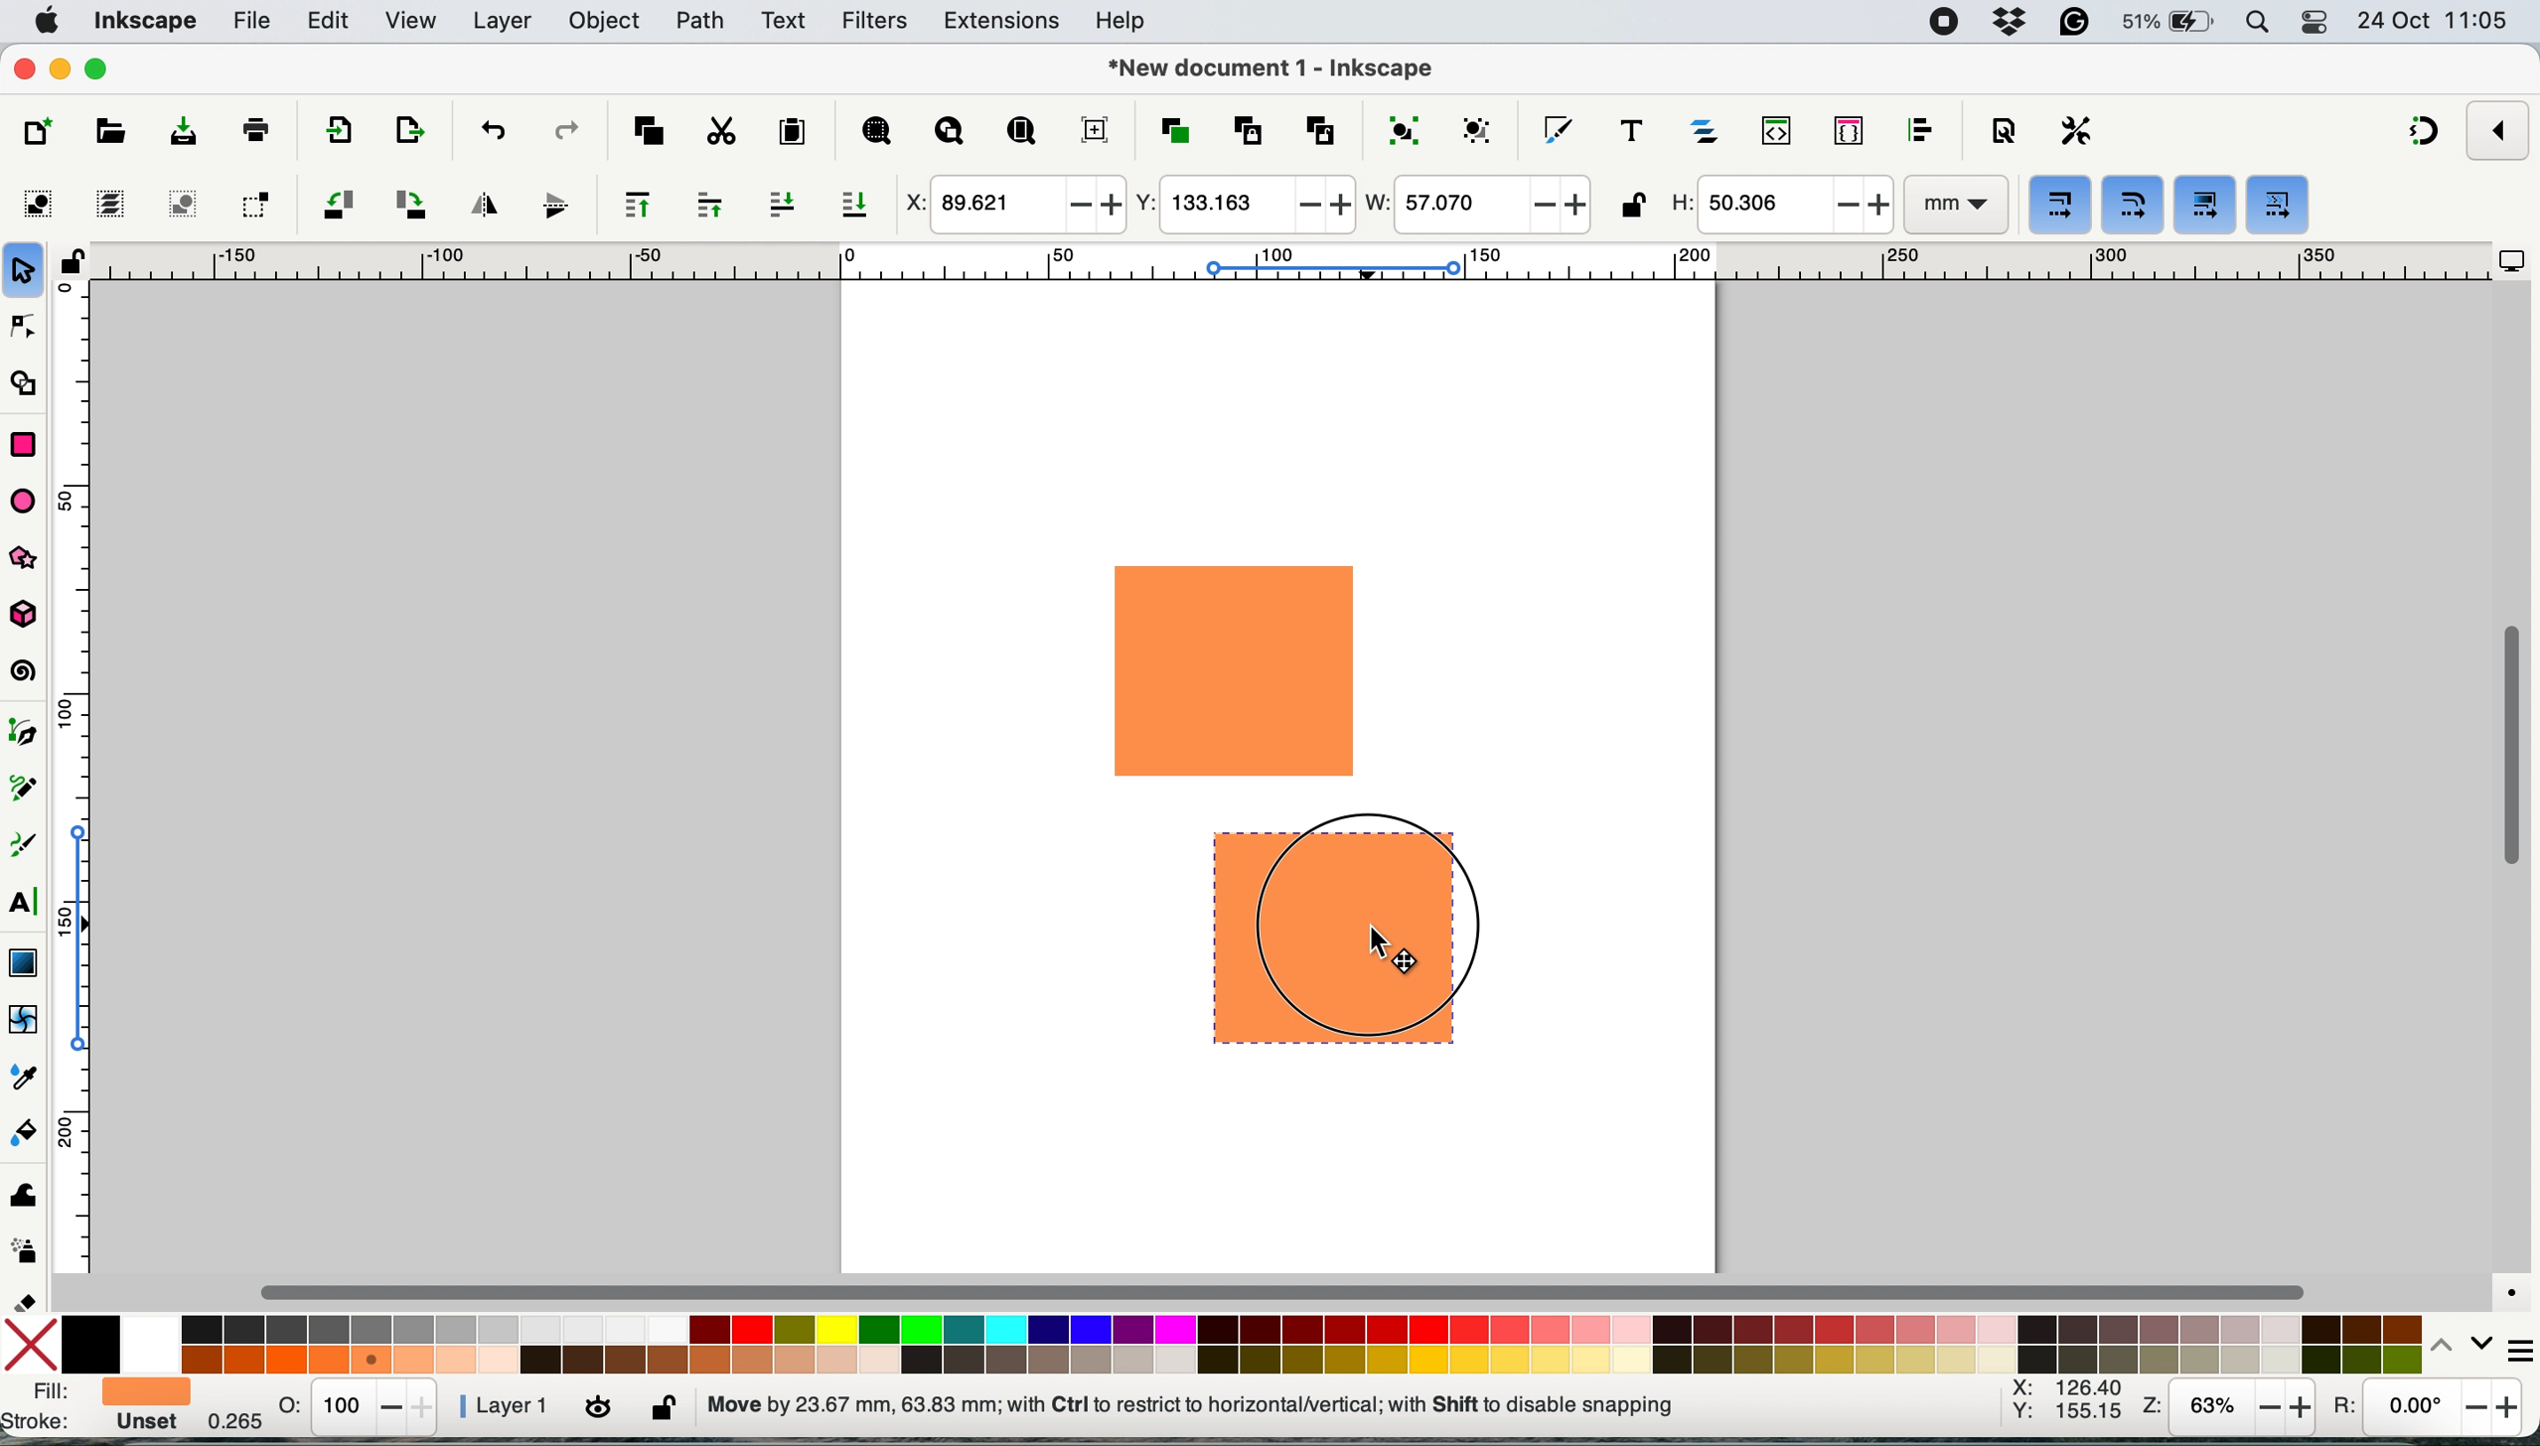 This screenshot has height=1446, width=2540. What do you see at coordinates (408, 130) in the screenshot?
I see `open import` at bounding box center [408, 130].